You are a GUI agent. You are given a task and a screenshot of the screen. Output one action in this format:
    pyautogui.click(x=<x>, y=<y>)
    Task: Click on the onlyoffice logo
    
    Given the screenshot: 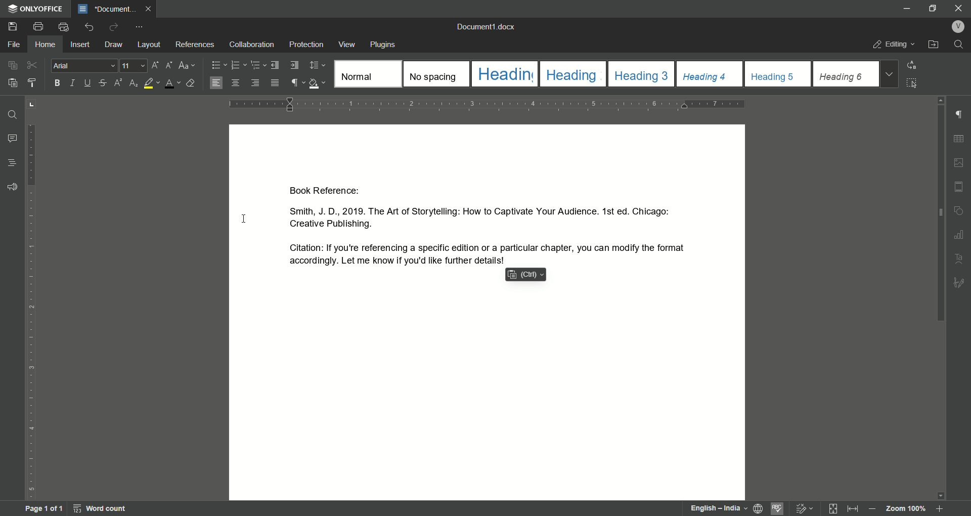 What is the action you would take?
    pyautogui.click(x=36, y=9)
    